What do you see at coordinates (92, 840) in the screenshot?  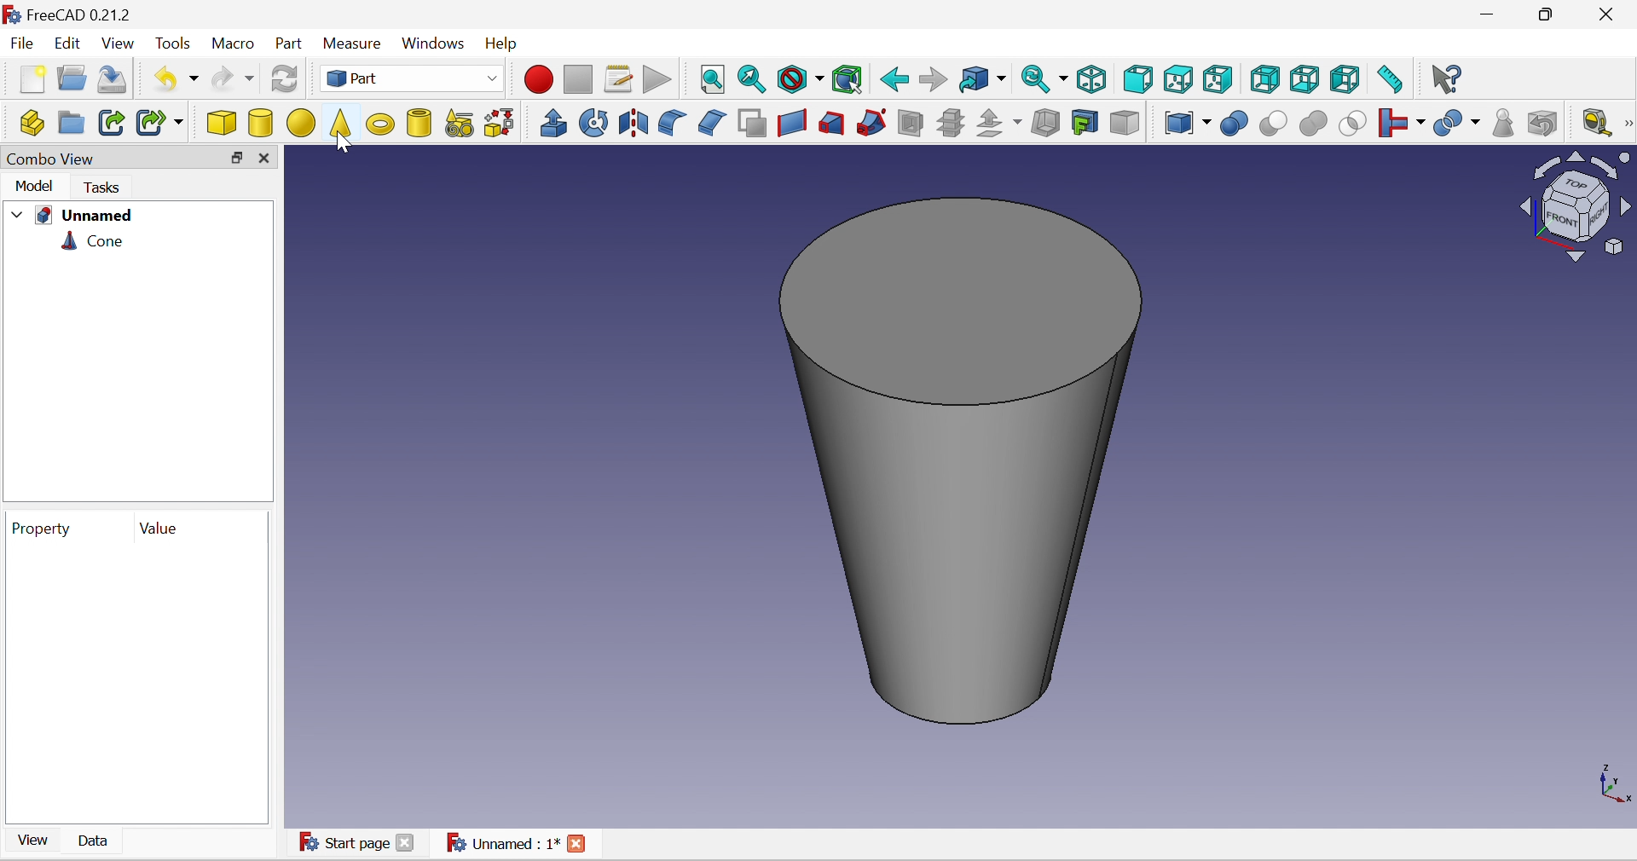 I see `Data` at bounding box center [92, 840].